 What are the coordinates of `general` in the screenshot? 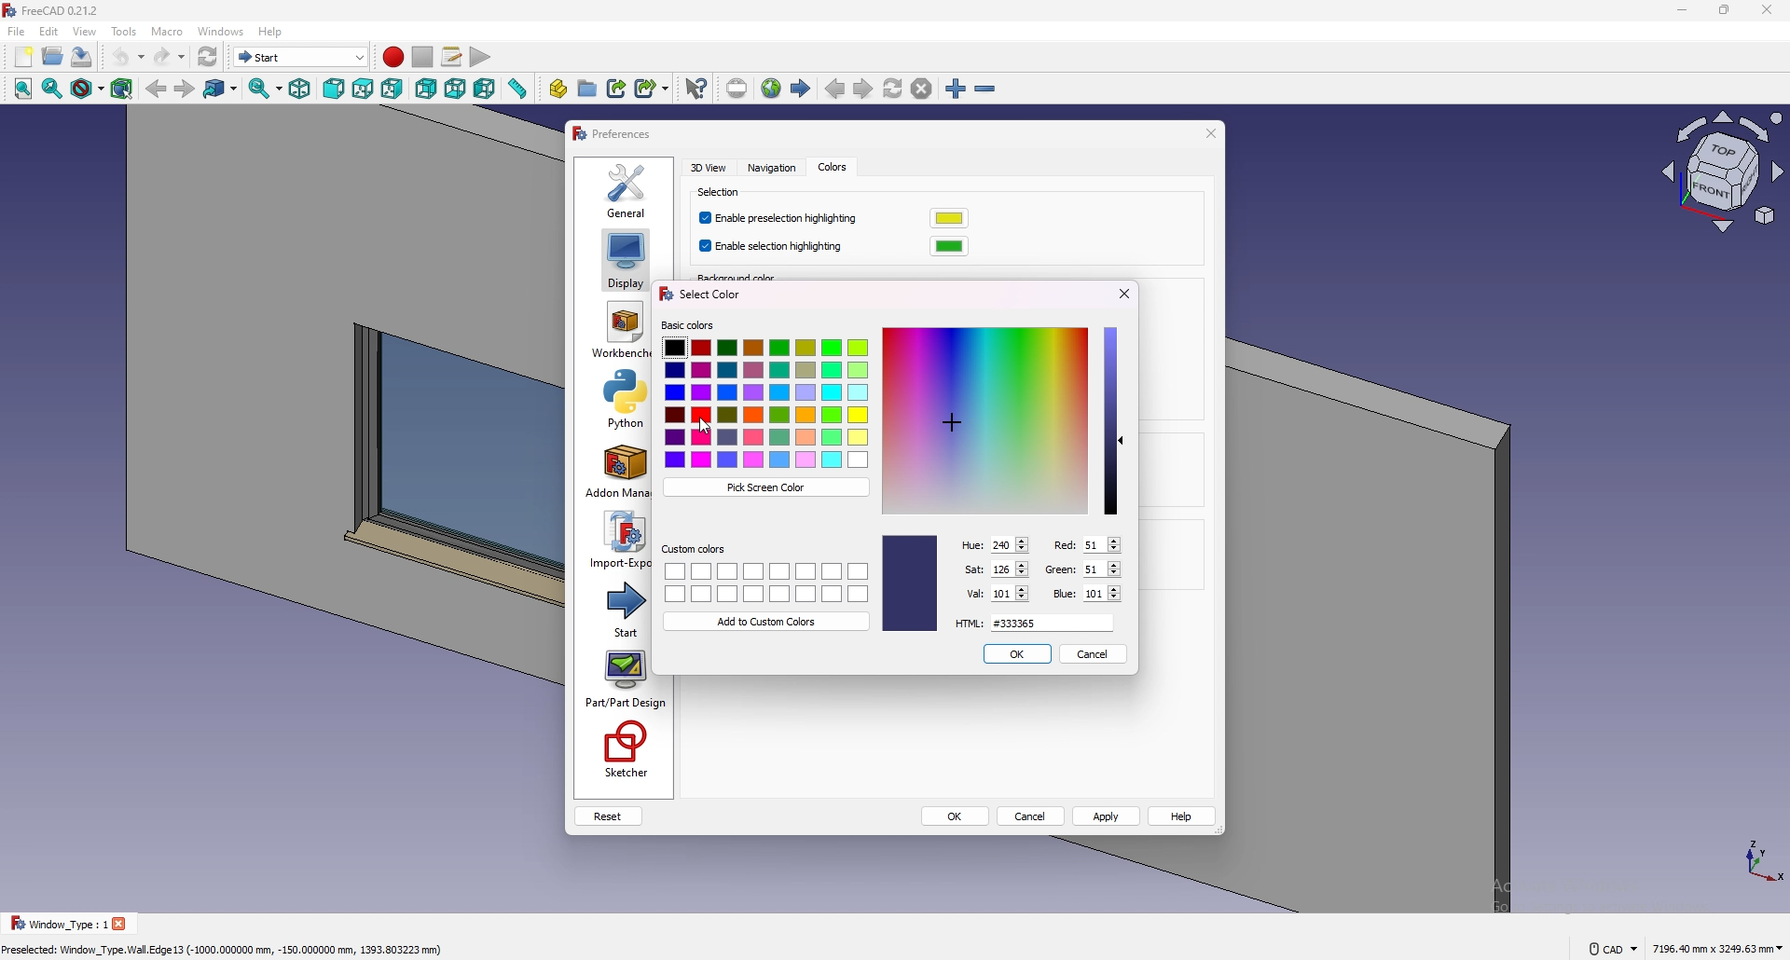 It's located at (627, 189).